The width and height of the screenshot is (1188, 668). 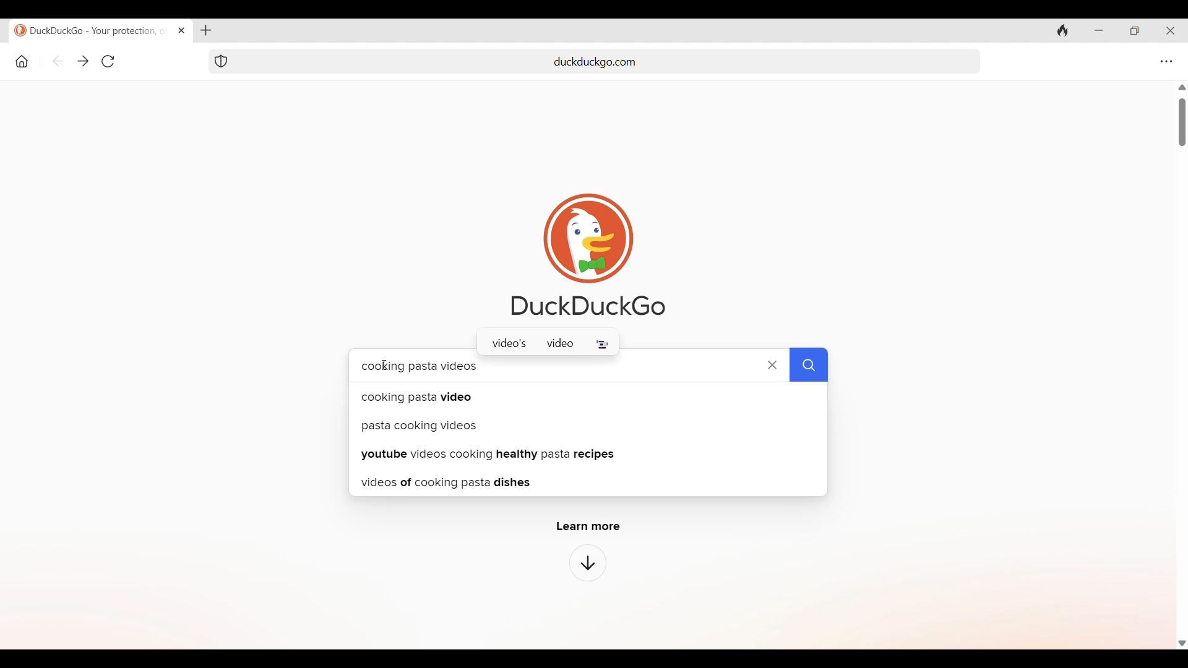 I want to click on Go forward, so click(x=83, y=62).